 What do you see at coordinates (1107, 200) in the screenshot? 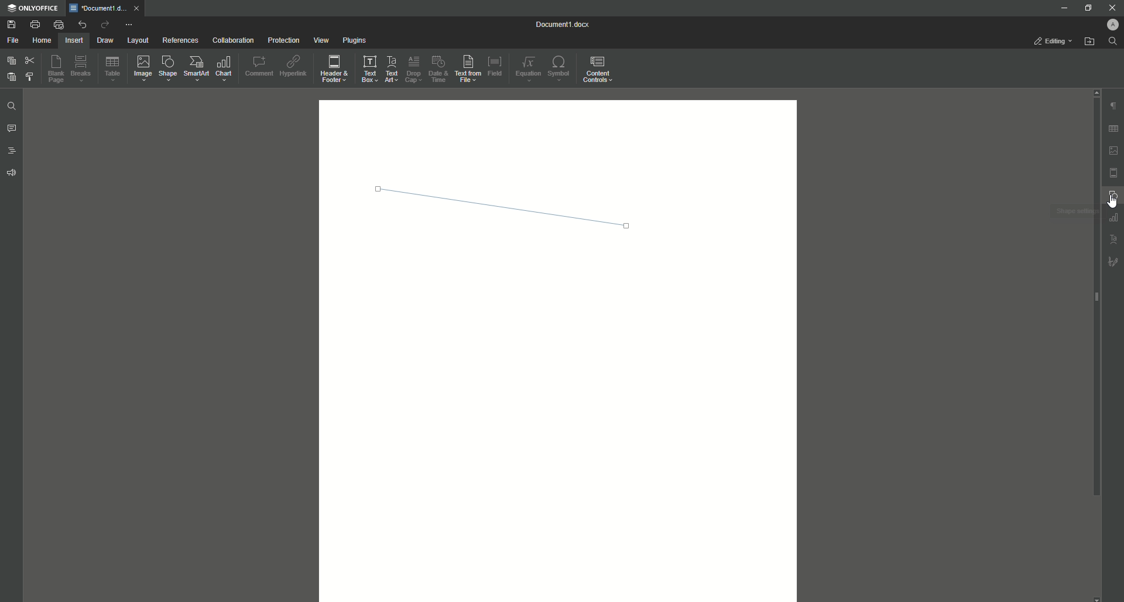
I see `pointer cursor` at bounding box center [1107, 200].